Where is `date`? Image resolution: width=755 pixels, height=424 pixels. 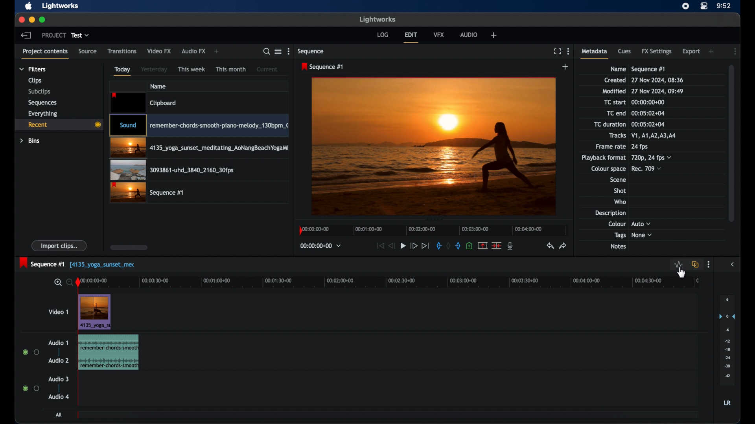
date is located at coordinates (658, 80).